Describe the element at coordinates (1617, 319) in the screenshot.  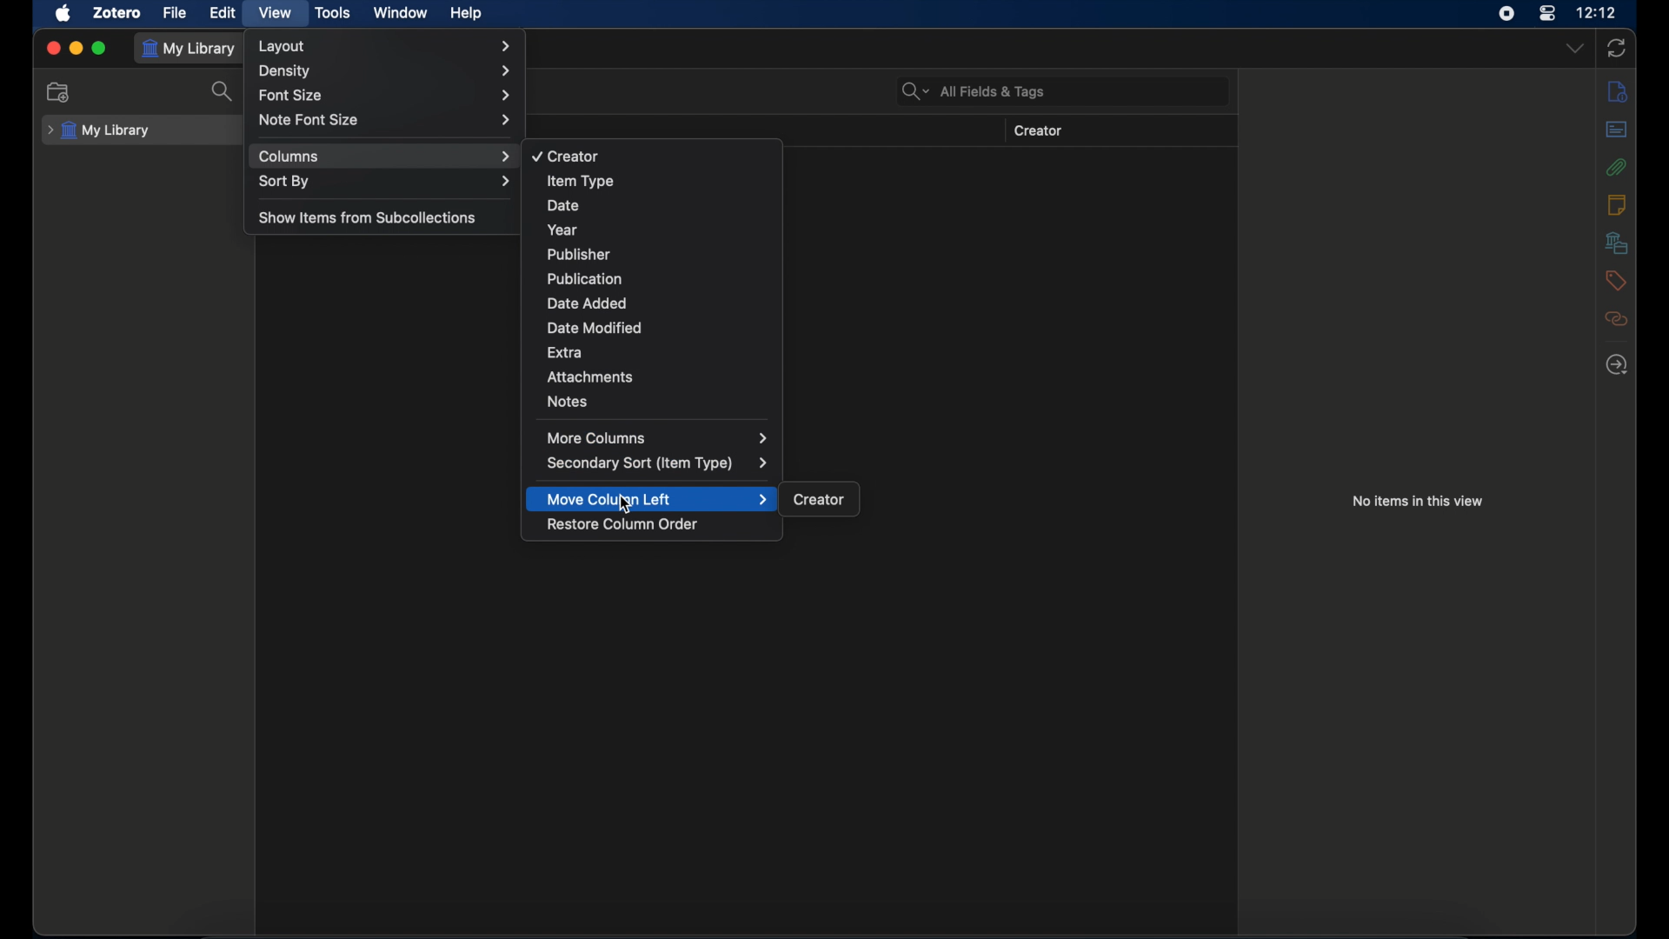
I see `related` at that location.